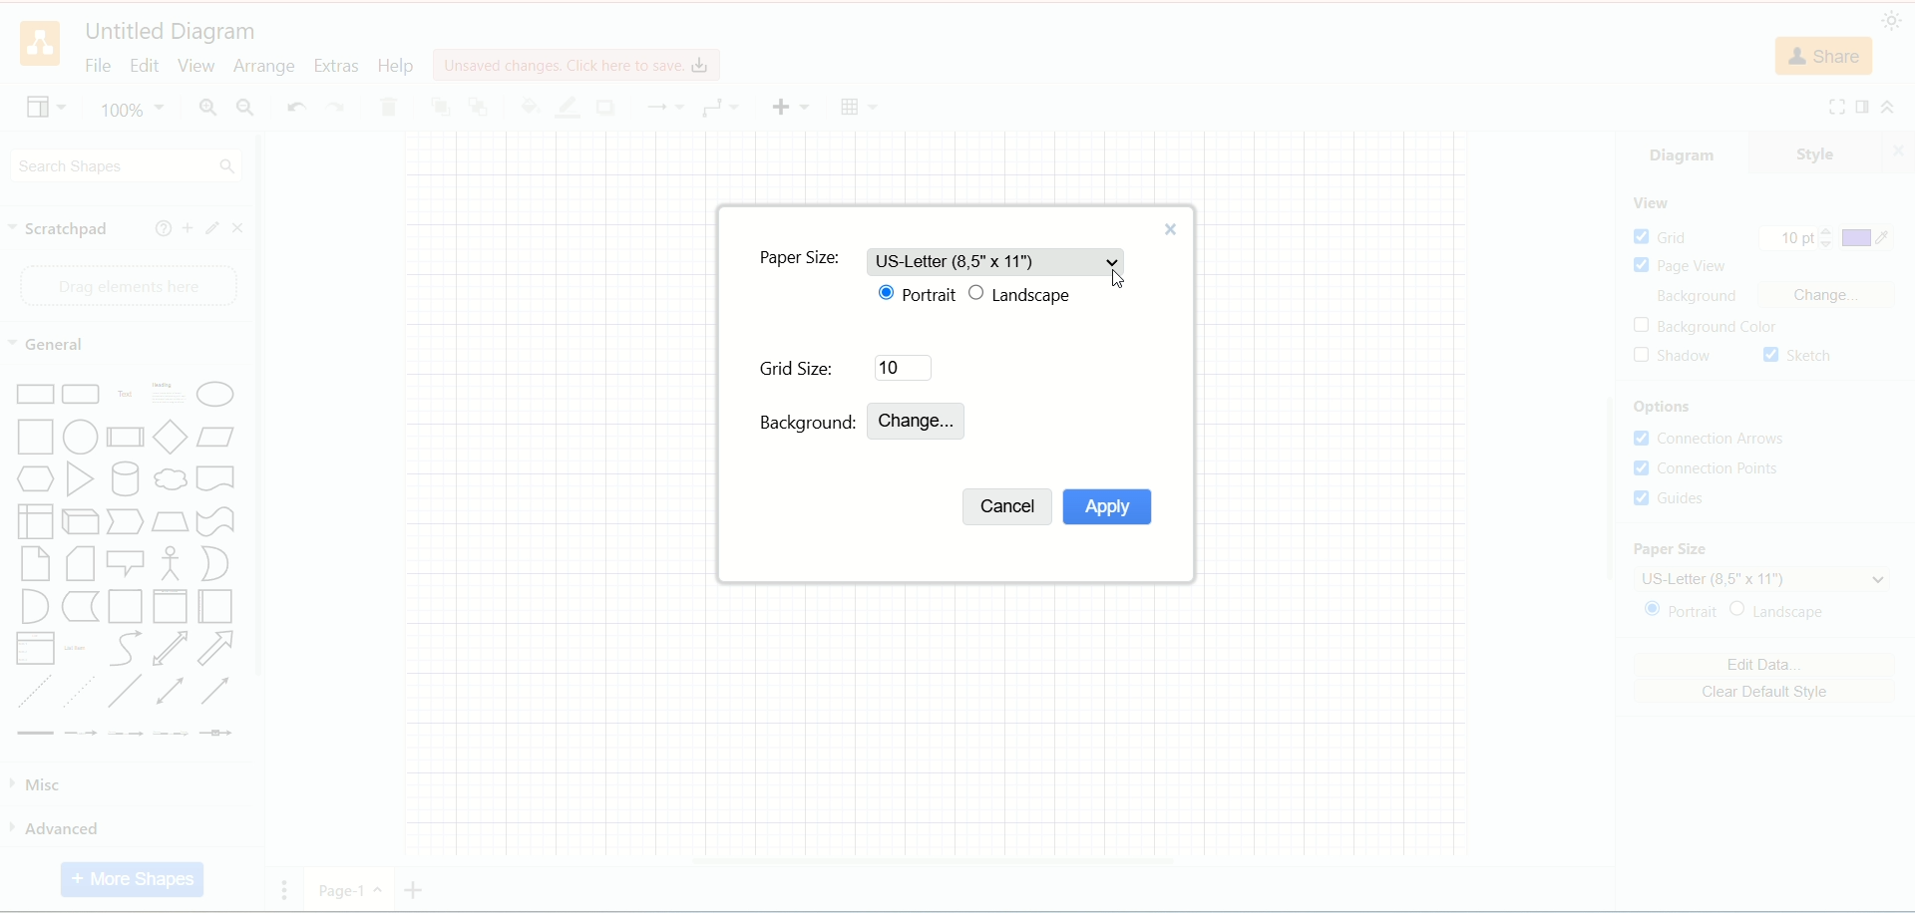 The image size is (1915, 913). What do you see at coordinates (1672, 497) in the screenshot?
I see `guides` at bounding box center [1672, 497].